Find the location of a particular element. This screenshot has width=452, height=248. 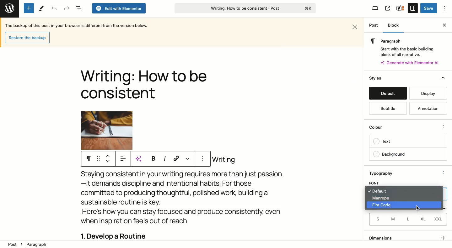

Body is located at coordinates (186, 199).